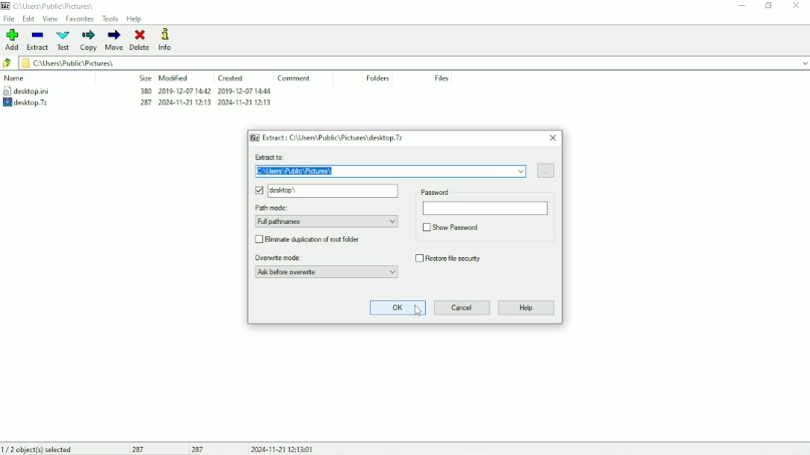 The width and height of the screenshot is (810, 455). Describe the element at coordinates (50, 19) in the screenshot. I see `View` at that location.